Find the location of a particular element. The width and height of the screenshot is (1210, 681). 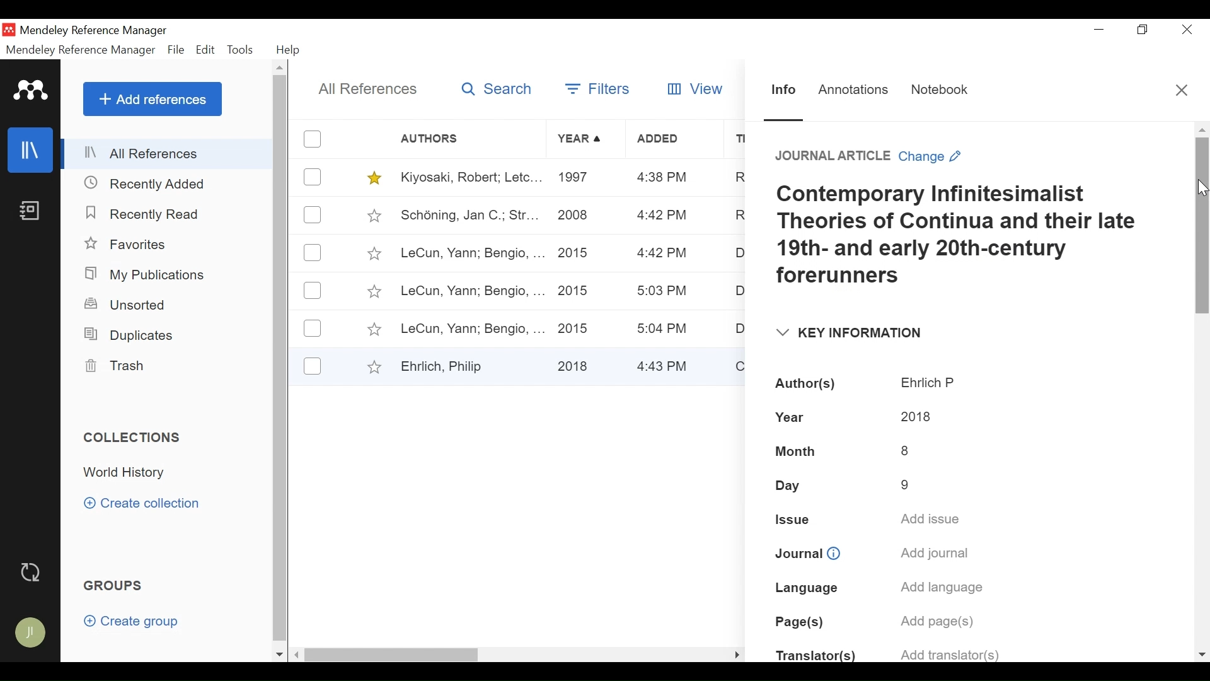

4:42 PM is located at coordinates (660, 254).